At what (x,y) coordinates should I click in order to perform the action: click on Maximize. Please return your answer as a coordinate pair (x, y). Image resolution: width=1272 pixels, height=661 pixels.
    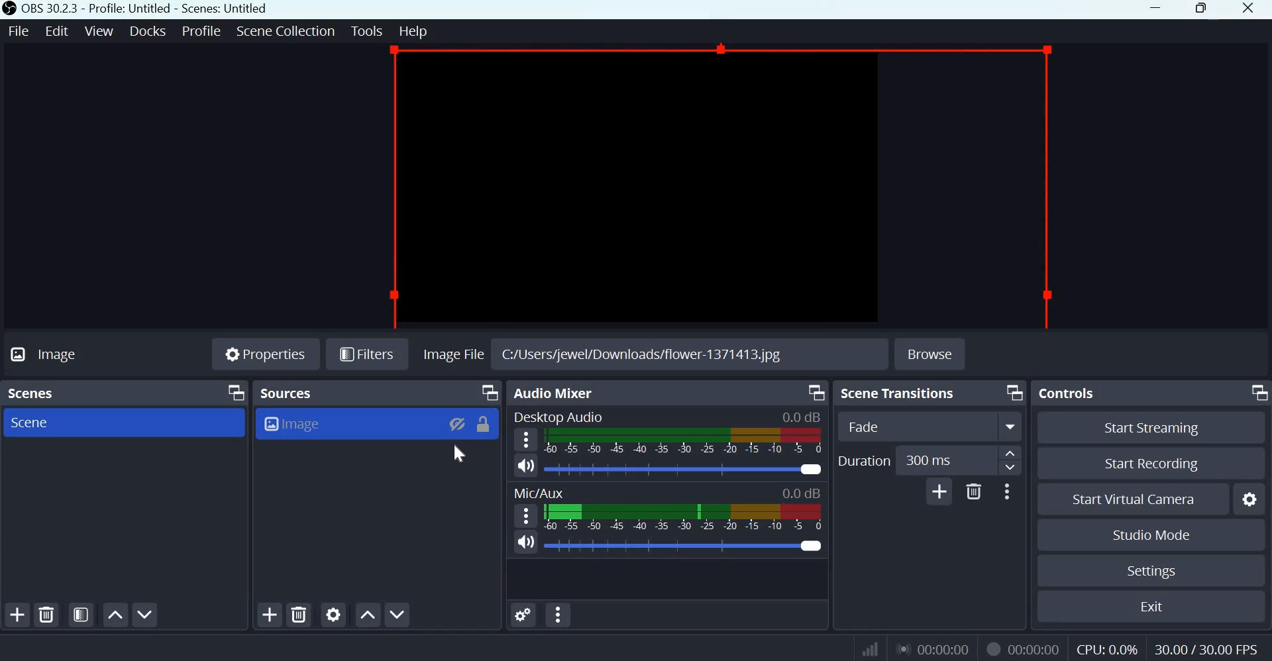
    Looking at the image, I should click on (1204, 9).